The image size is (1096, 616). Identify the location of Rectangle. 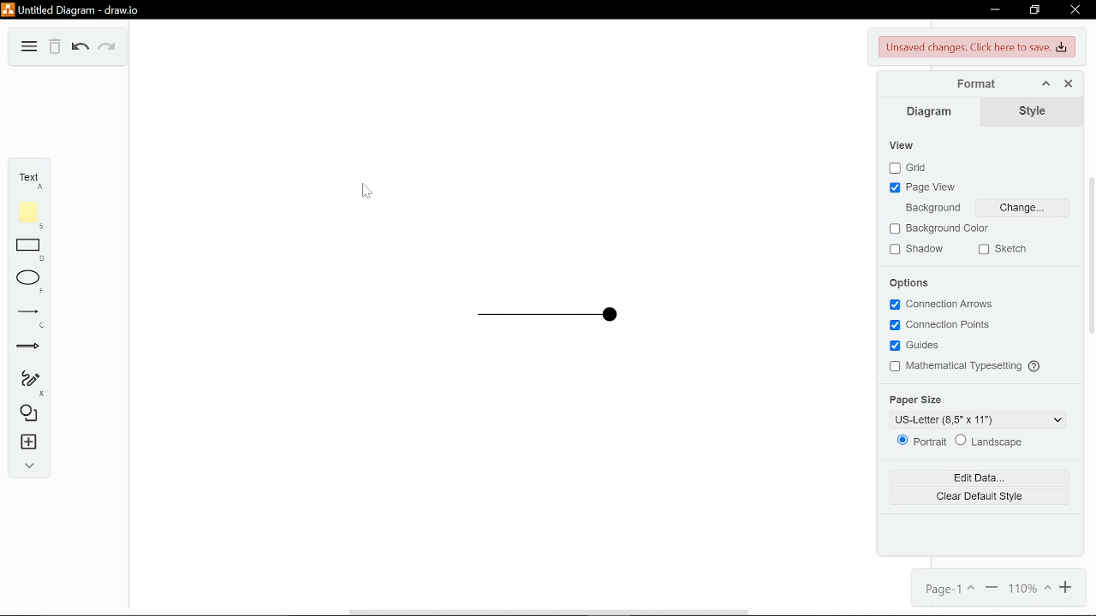
(29, 250).